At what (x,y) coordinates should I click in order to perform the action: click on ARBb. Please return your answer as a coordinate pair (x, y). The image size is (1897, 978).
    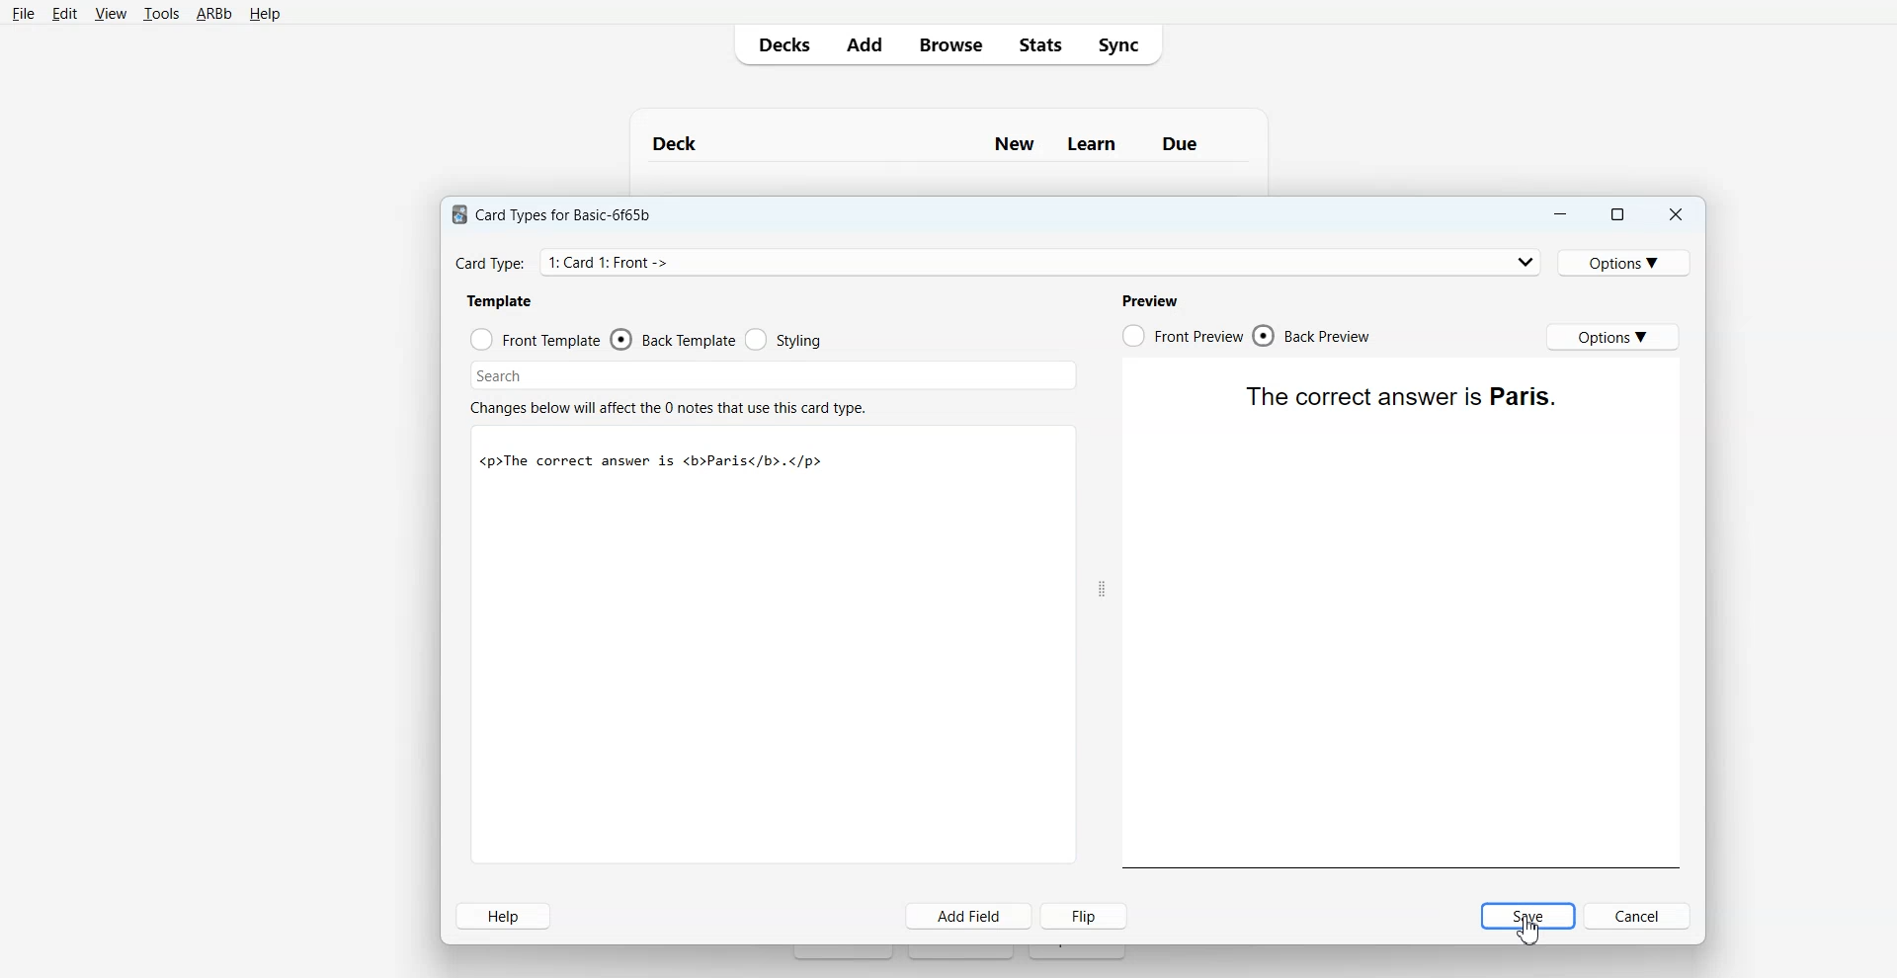
    Looking at the image, I should click on (214, 14).